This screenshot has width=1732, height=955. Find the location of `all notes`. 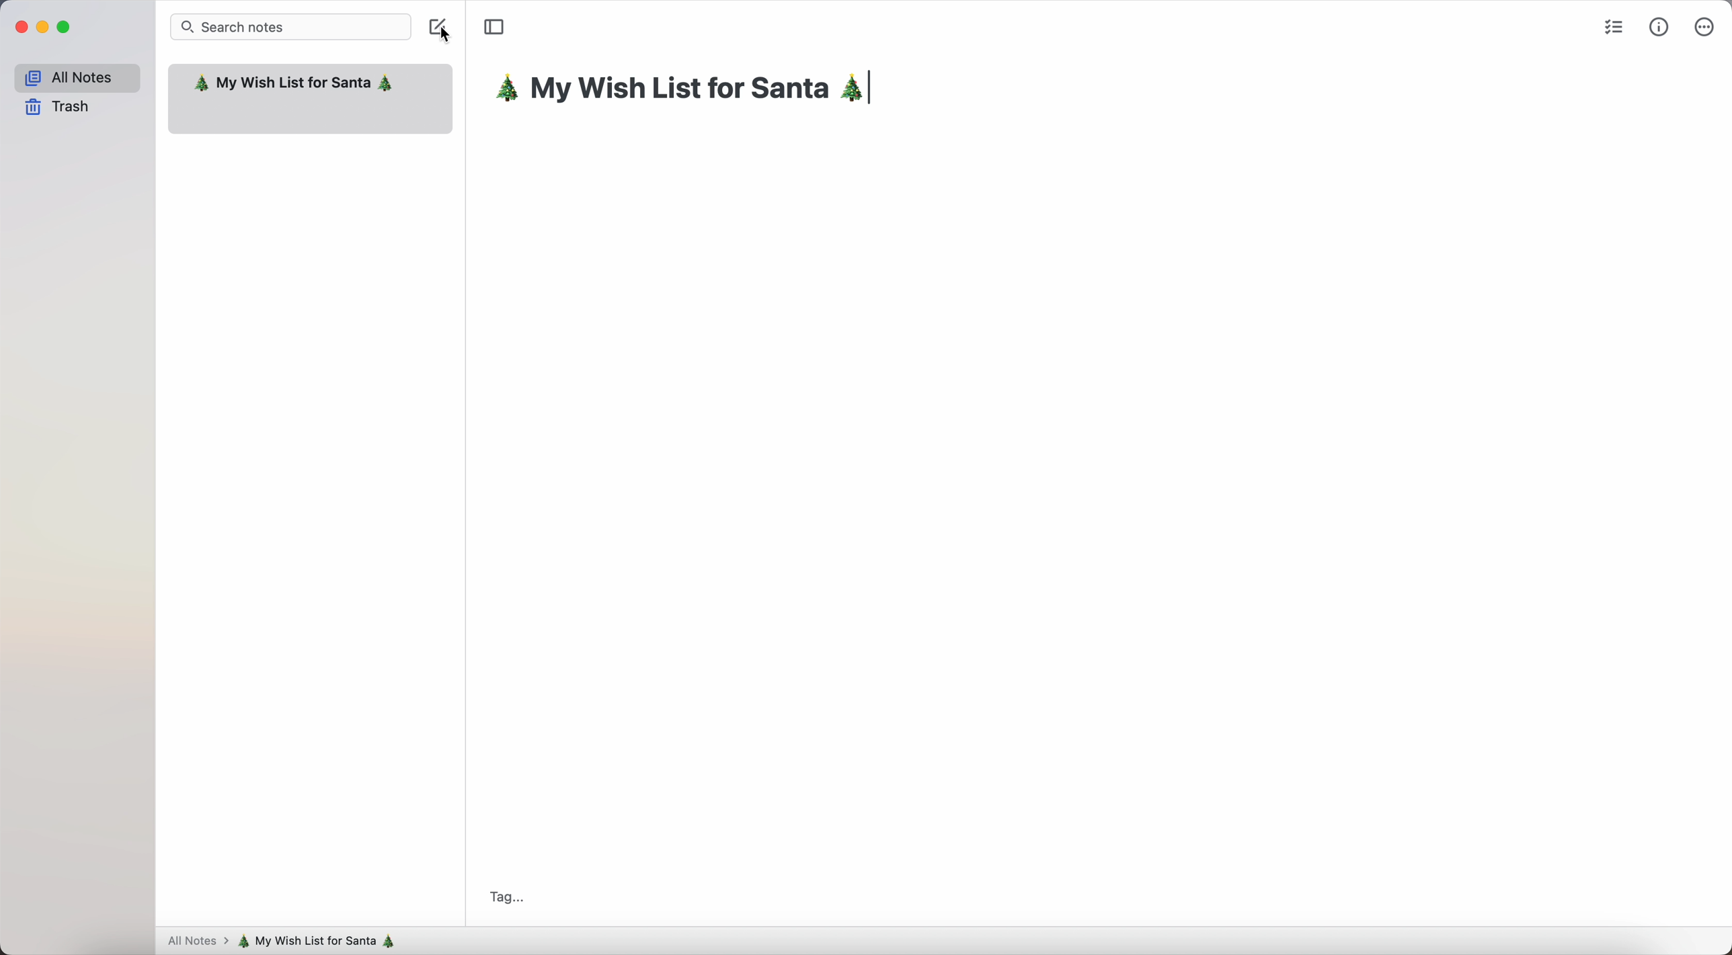

all notes is located at coordinates (195, 942).